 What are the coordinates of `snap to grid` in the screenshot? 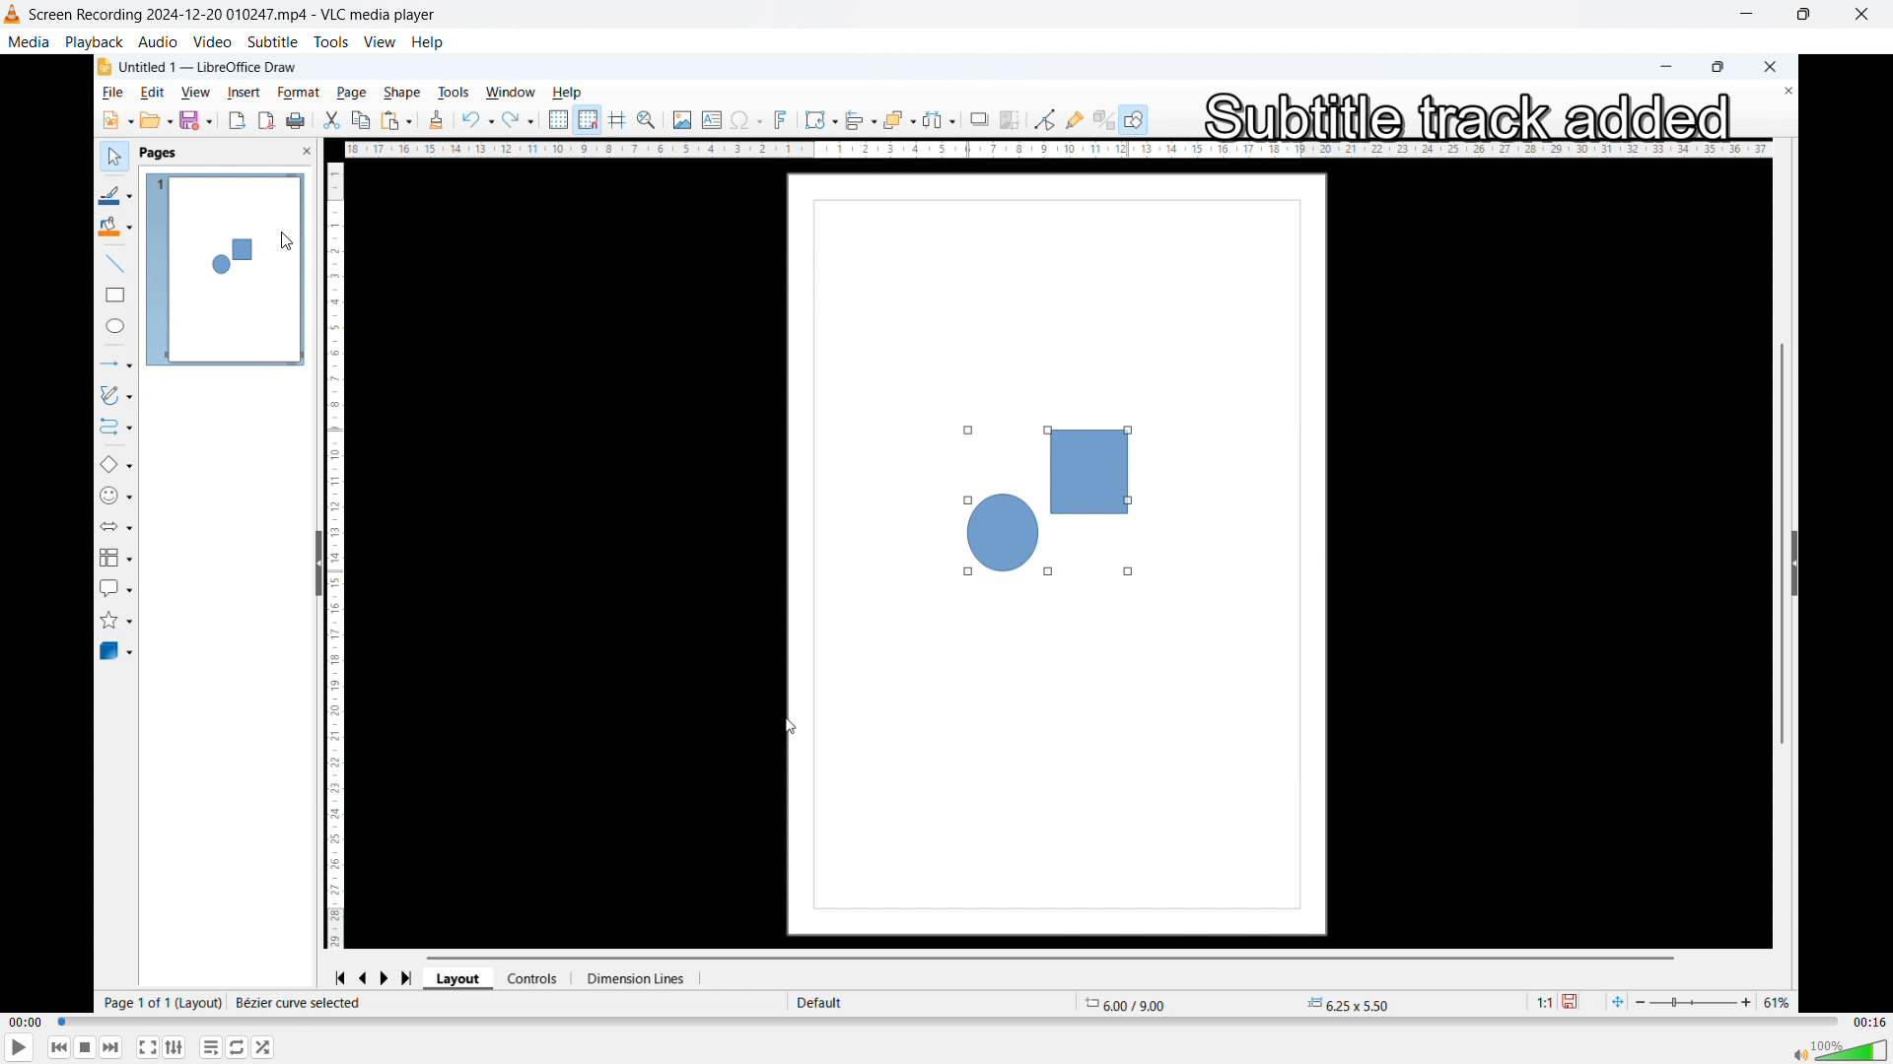 It's located at (590, 120).